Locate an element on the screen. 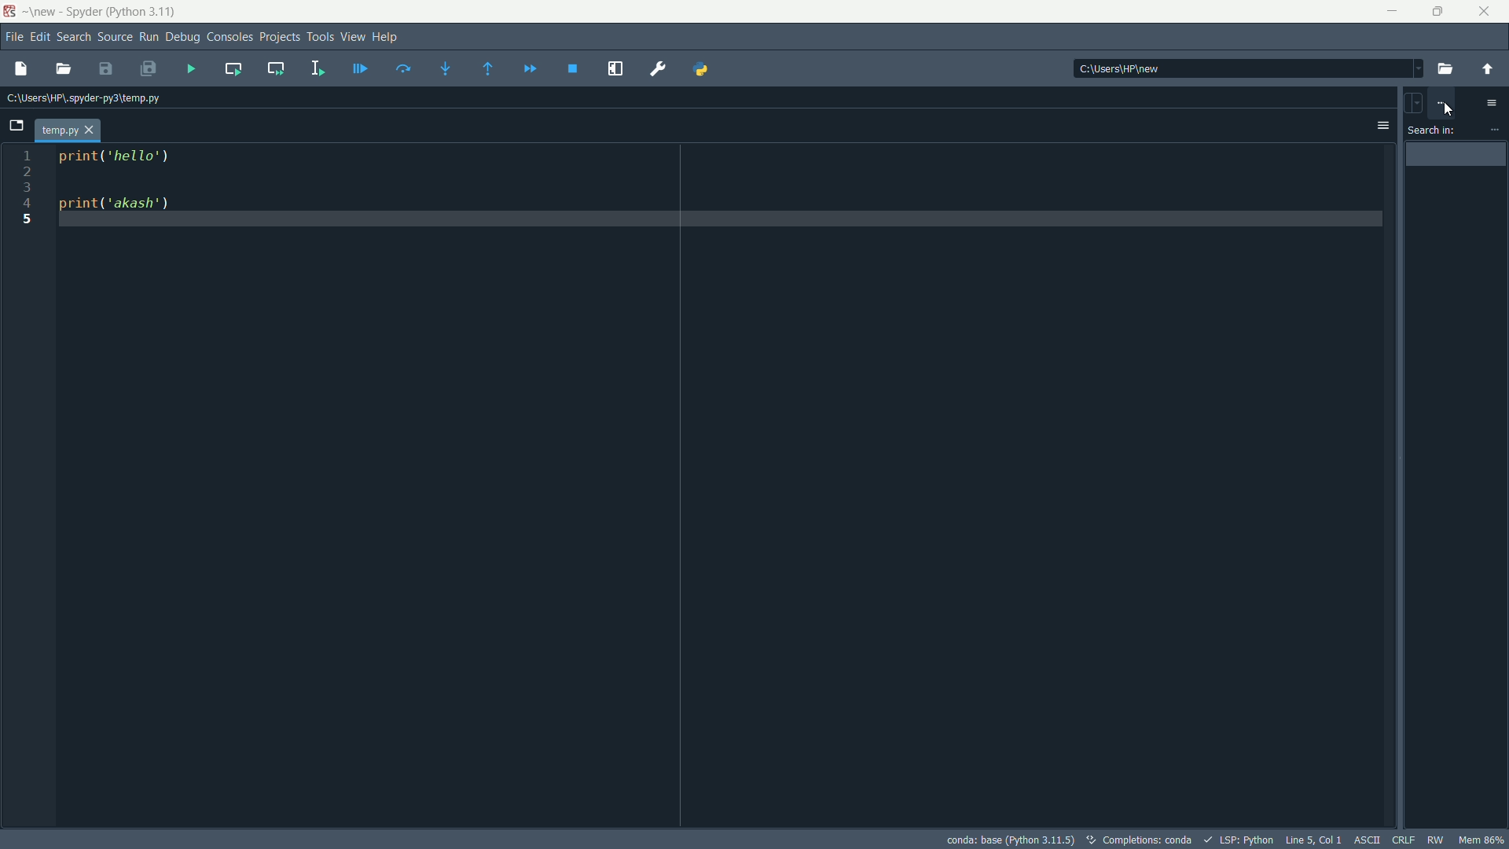  new is located at coordinates (42, 12).